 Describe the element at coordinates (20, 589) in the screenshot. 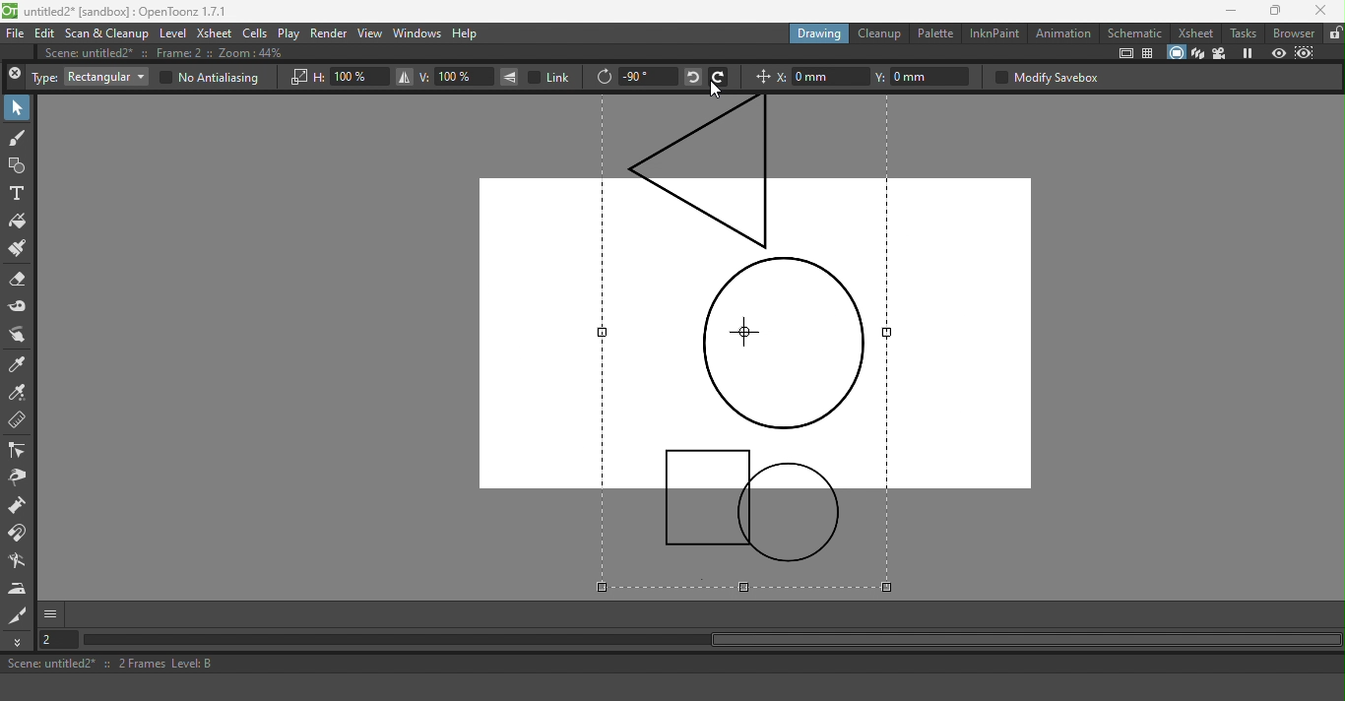

I see `Iron tool` at that location.